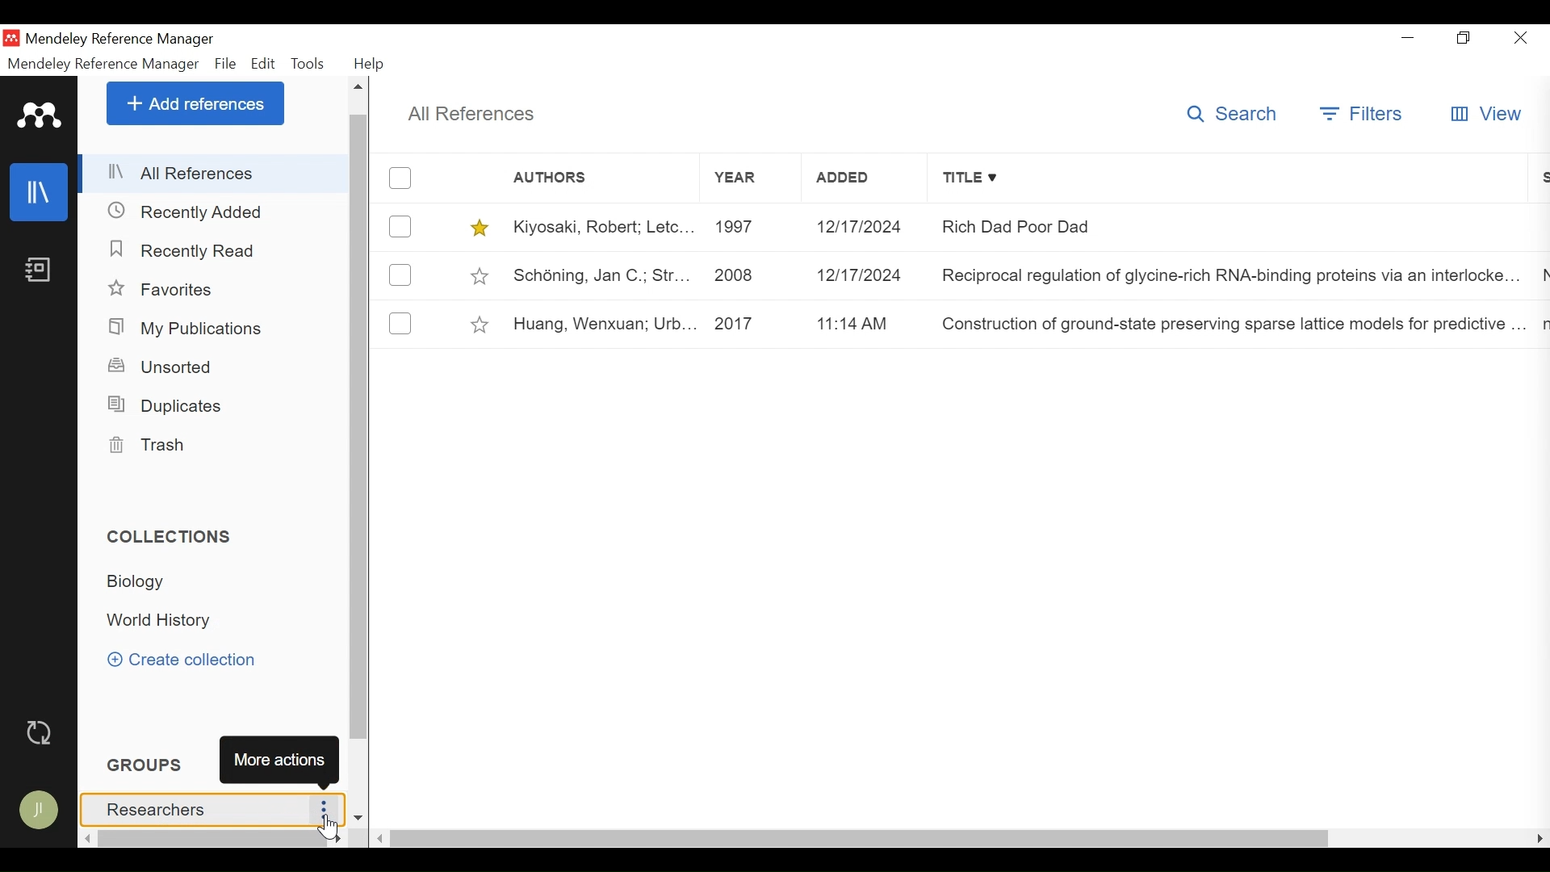 The height and width of the screenshot is (872, 1550). I want to click on Recently Added, so click(187, 250).